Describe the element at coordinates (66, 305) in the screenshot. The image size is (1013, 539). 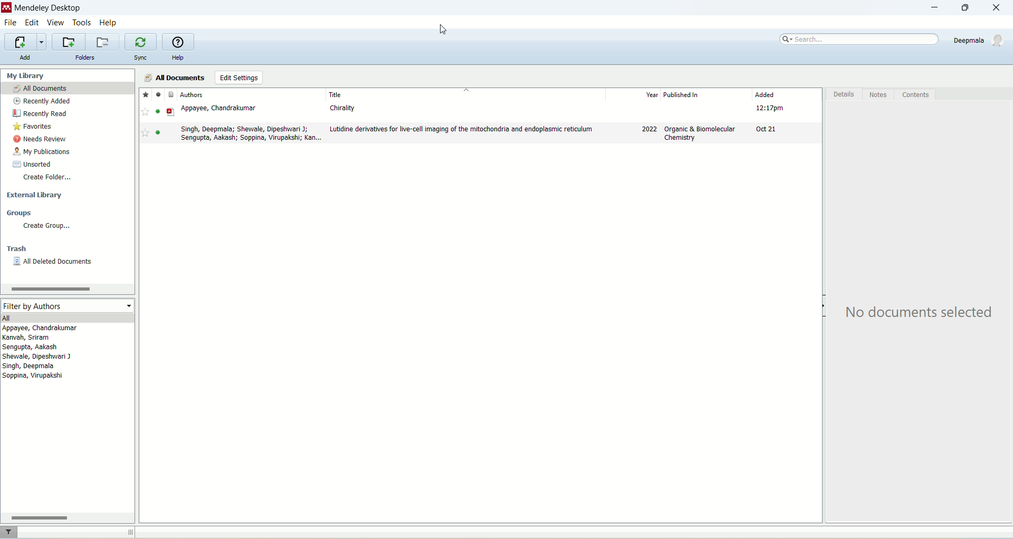
I see `filter by authors` at that location.